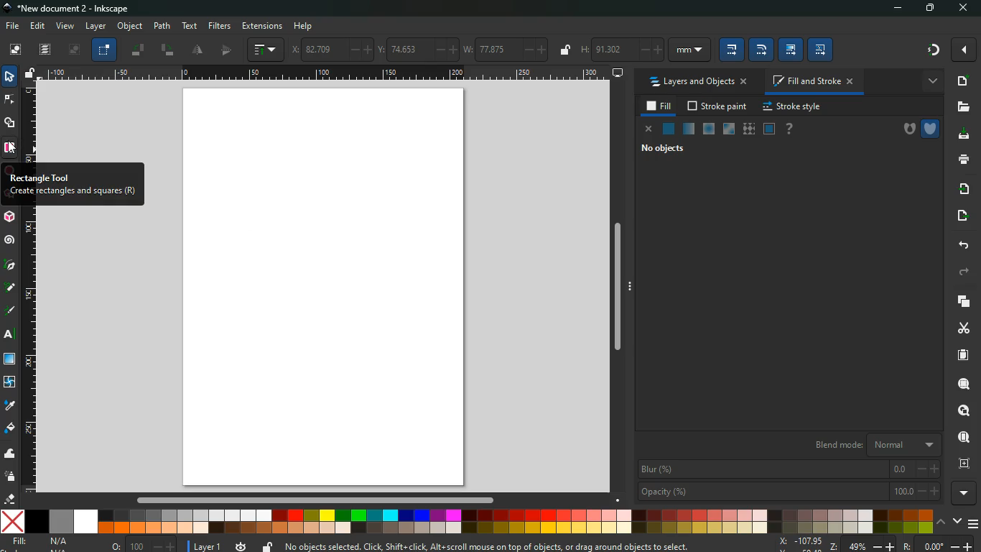  What do you see at coordinates (709, 129) in the screenshot?
I see `ice` at bounding box center [709, 129].